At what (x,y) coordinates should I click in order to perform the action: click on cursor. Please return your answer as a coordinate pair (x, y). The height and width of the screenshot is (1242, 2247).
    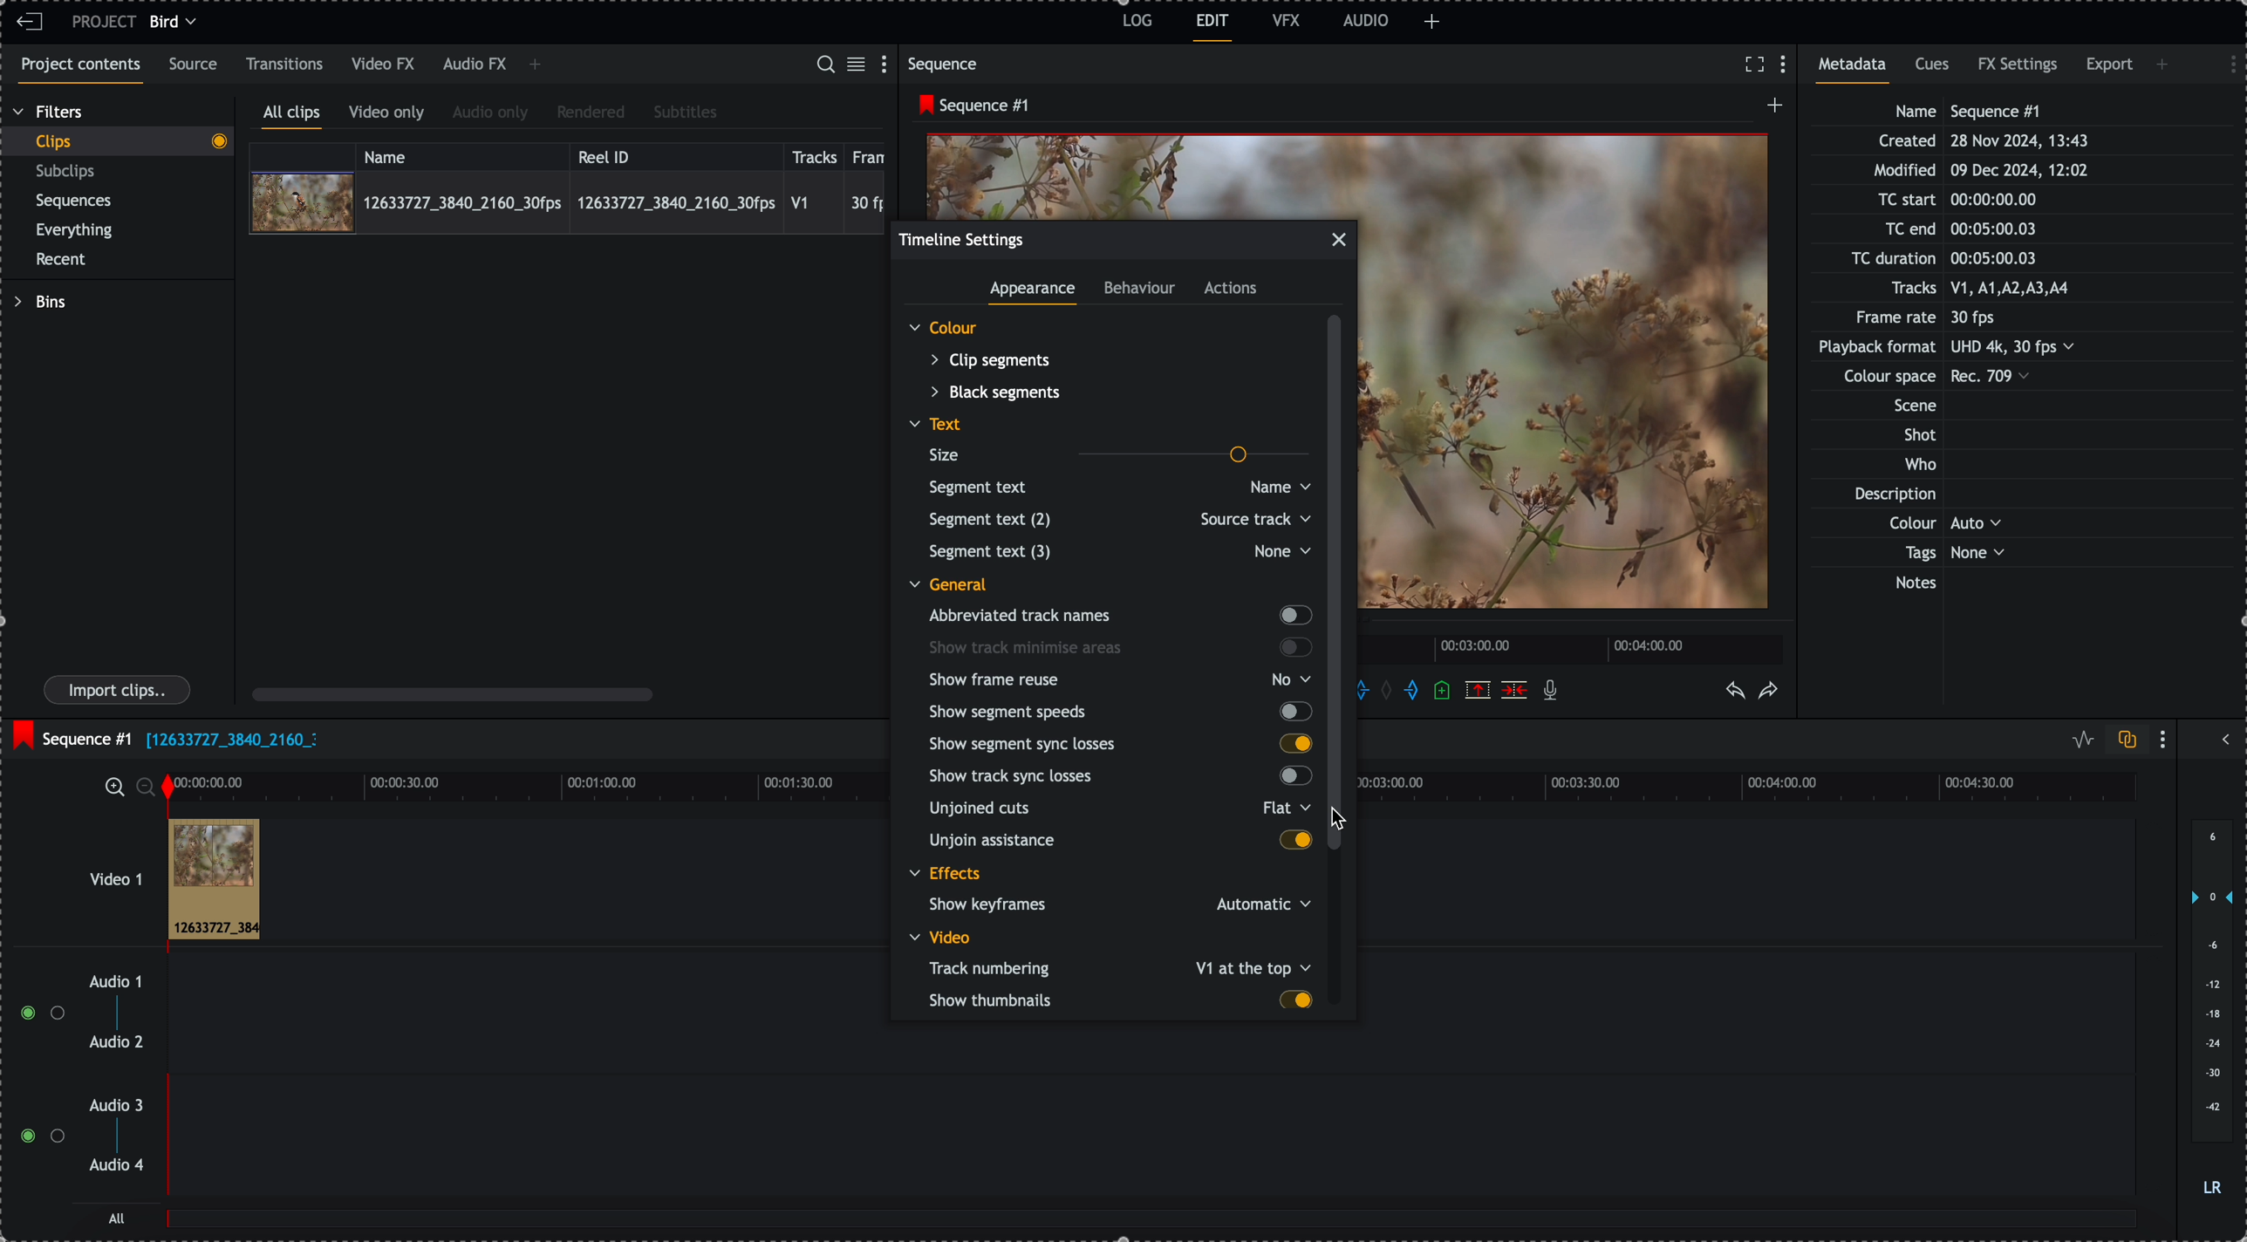
    Looking at the image, I should click on (1336, 817).